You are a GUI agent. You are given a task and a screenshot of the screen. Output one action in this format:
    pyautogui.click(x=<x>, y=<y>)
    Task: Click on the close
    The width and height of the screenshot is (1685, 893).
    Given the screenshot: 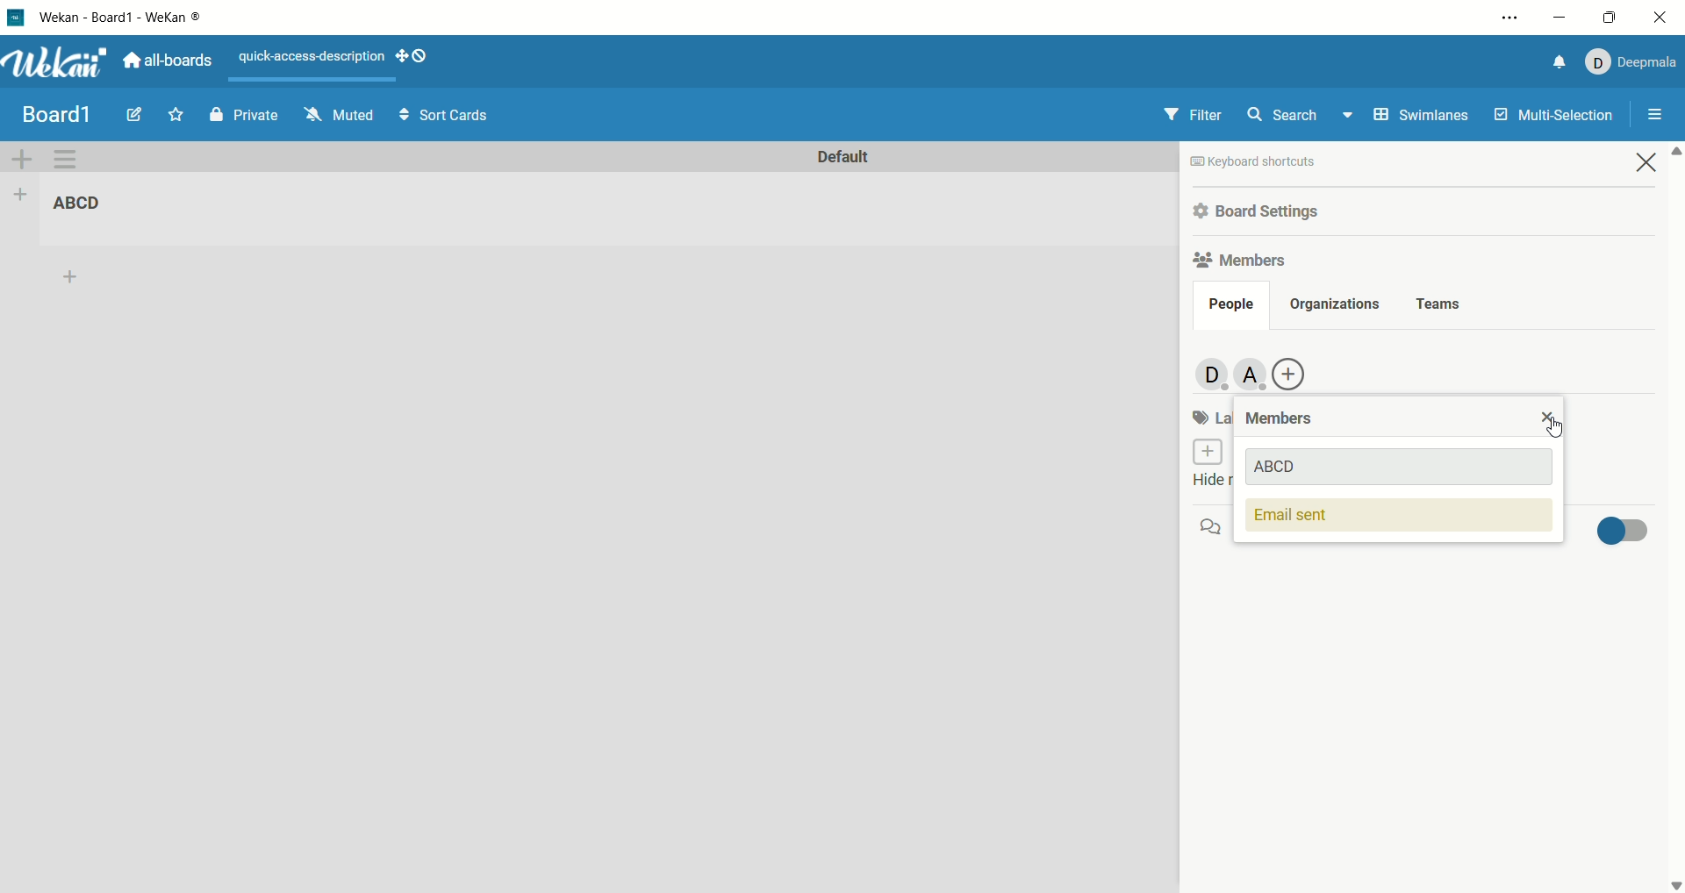 What is the action you would take?
    pyautogui.click(x=1647, y=161)
    